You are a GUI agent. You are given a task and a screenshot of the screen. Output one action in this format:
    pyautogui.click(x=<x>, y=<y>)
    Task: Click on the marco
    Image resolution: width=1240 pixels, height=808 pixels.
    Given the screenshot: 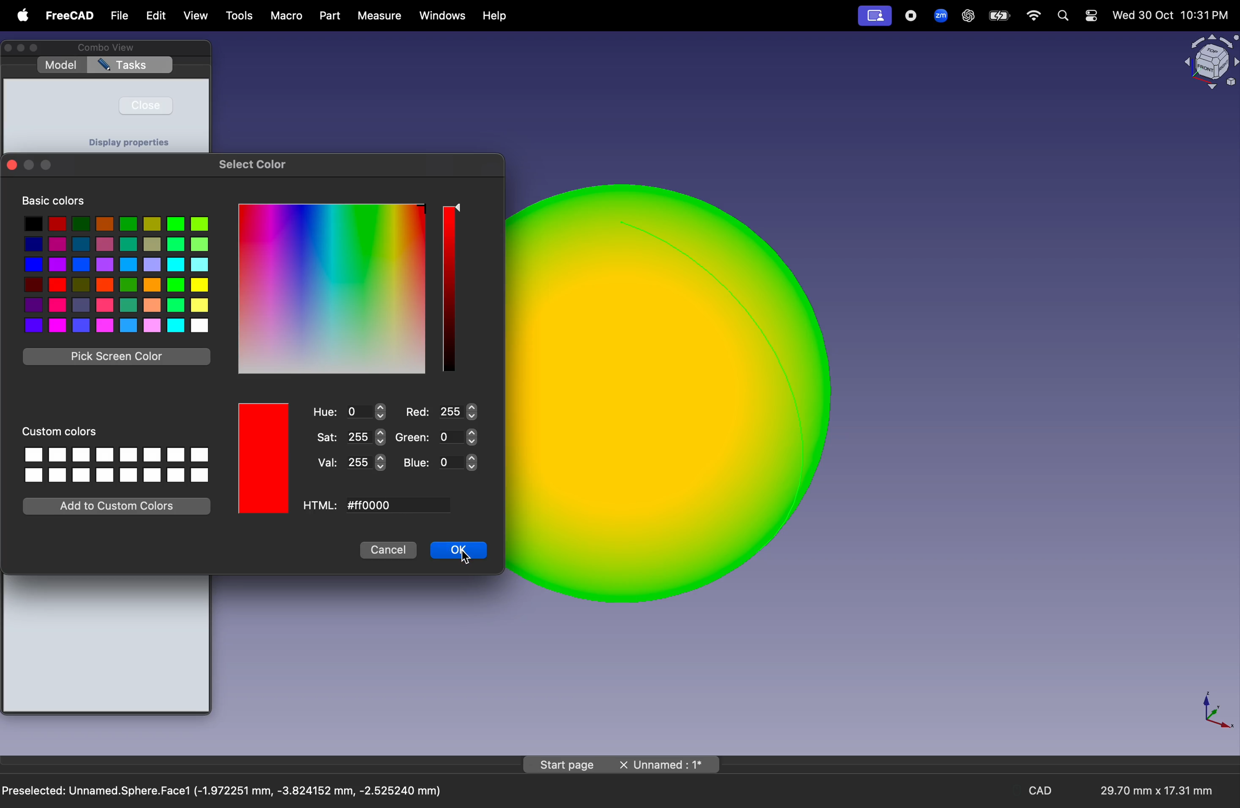 What is the action you would take?
    pyautogui.click(x=287, y=16)
    